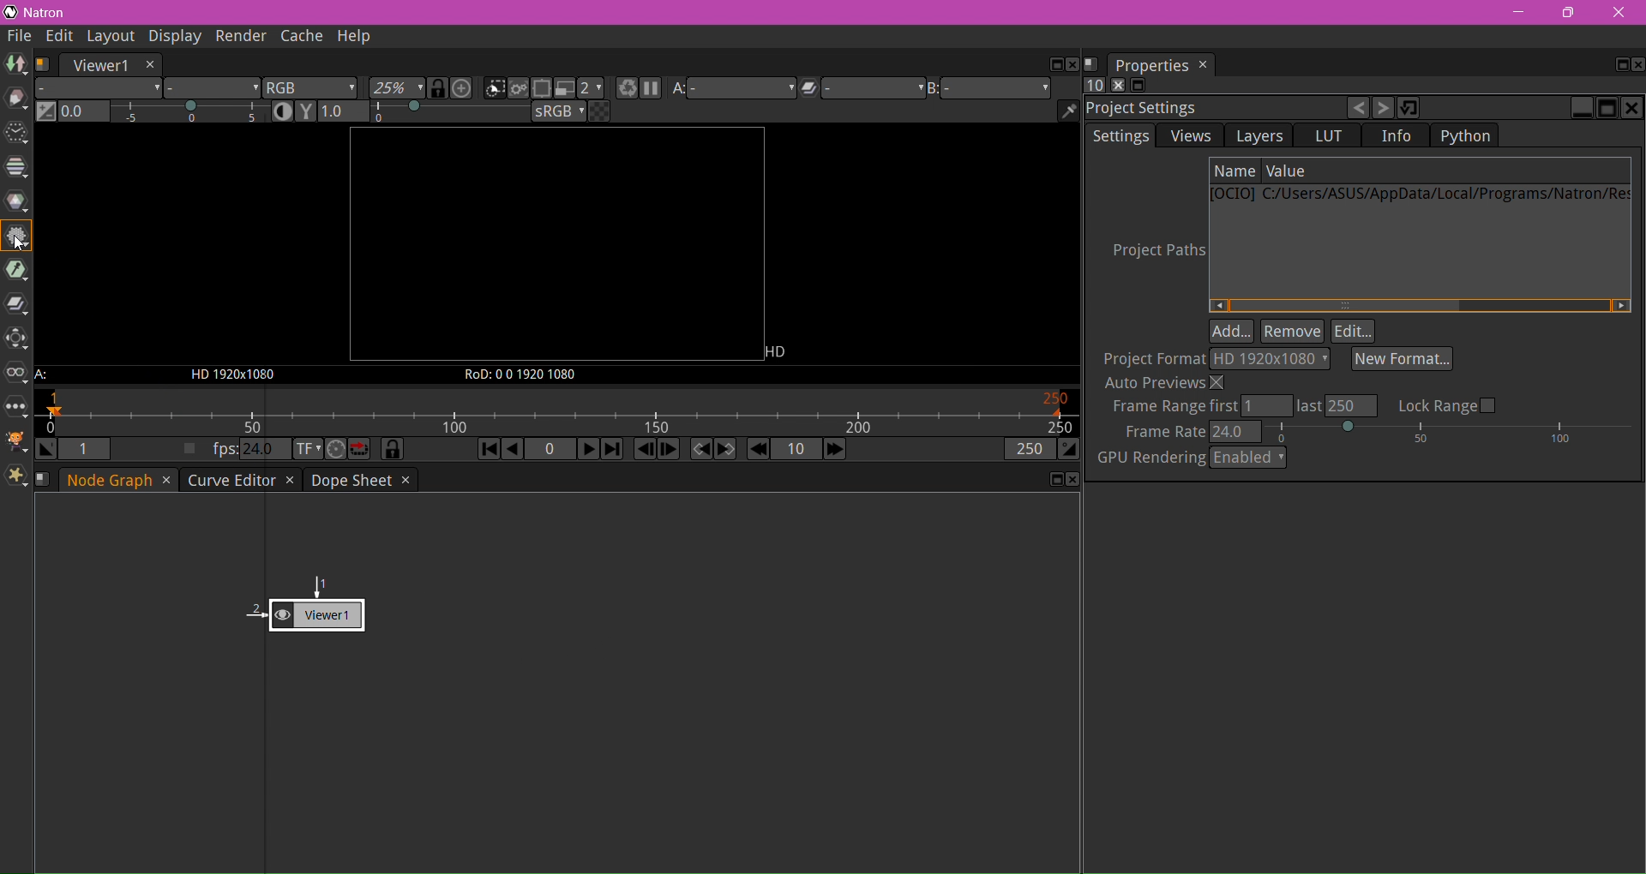 This screenshot has height=874, width=1646. Describe the element at coordinates (514, 452) in the screenshot. I see `Play backward` at that location.